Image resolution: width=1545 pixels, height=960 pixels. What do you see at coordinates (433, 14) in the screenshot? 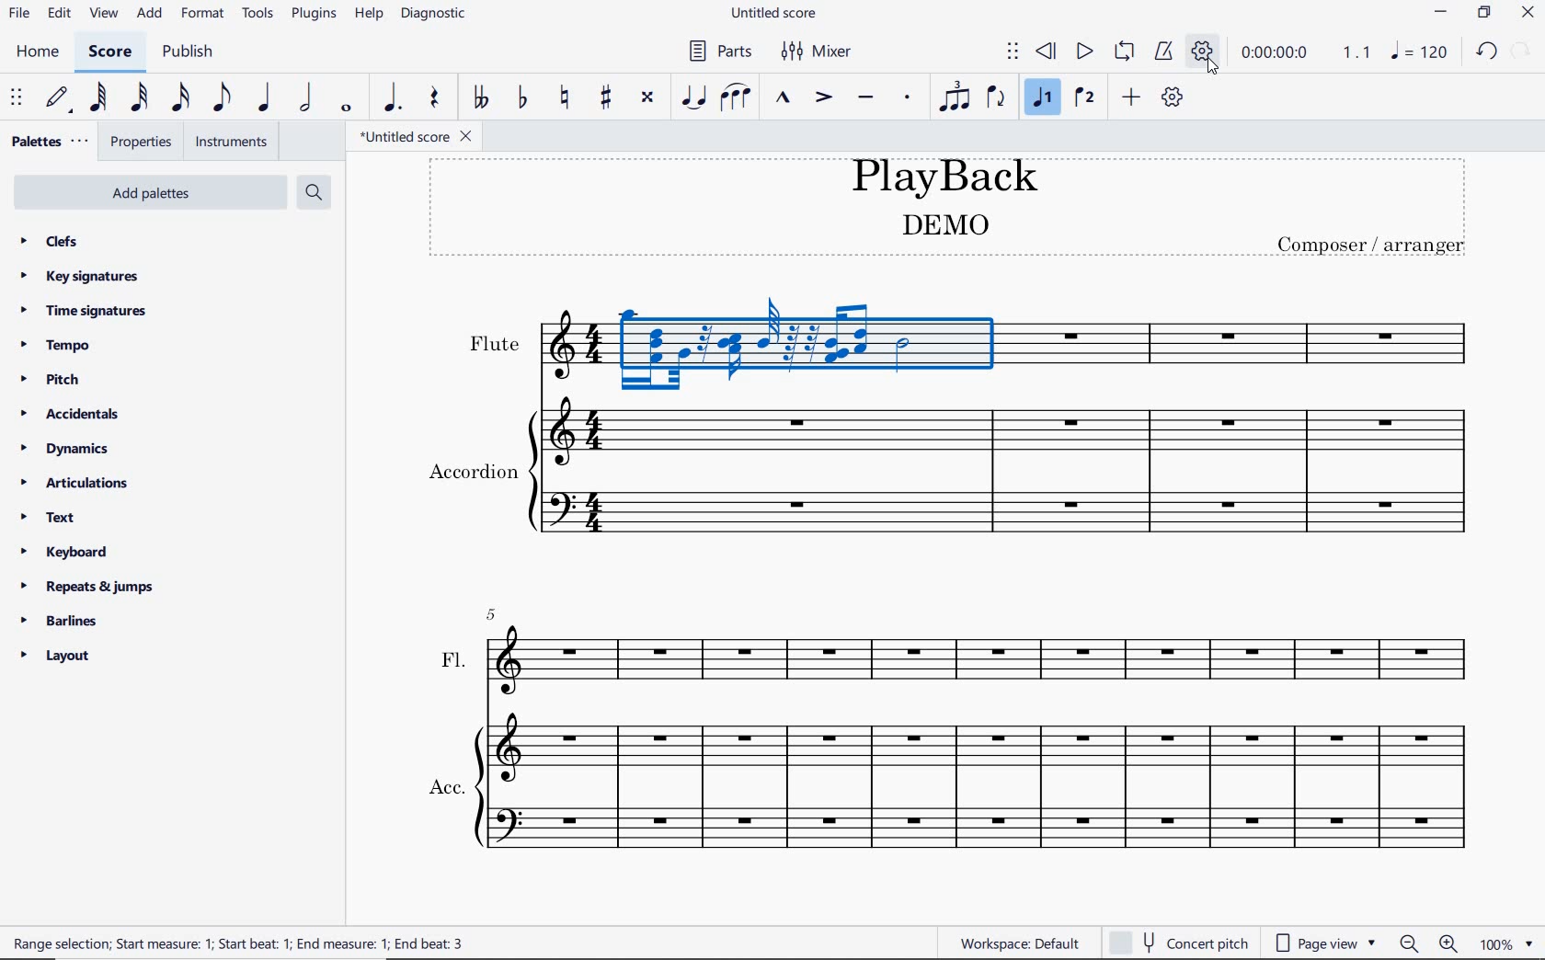
I see `diagnostic` at bounding box center [433, 14].